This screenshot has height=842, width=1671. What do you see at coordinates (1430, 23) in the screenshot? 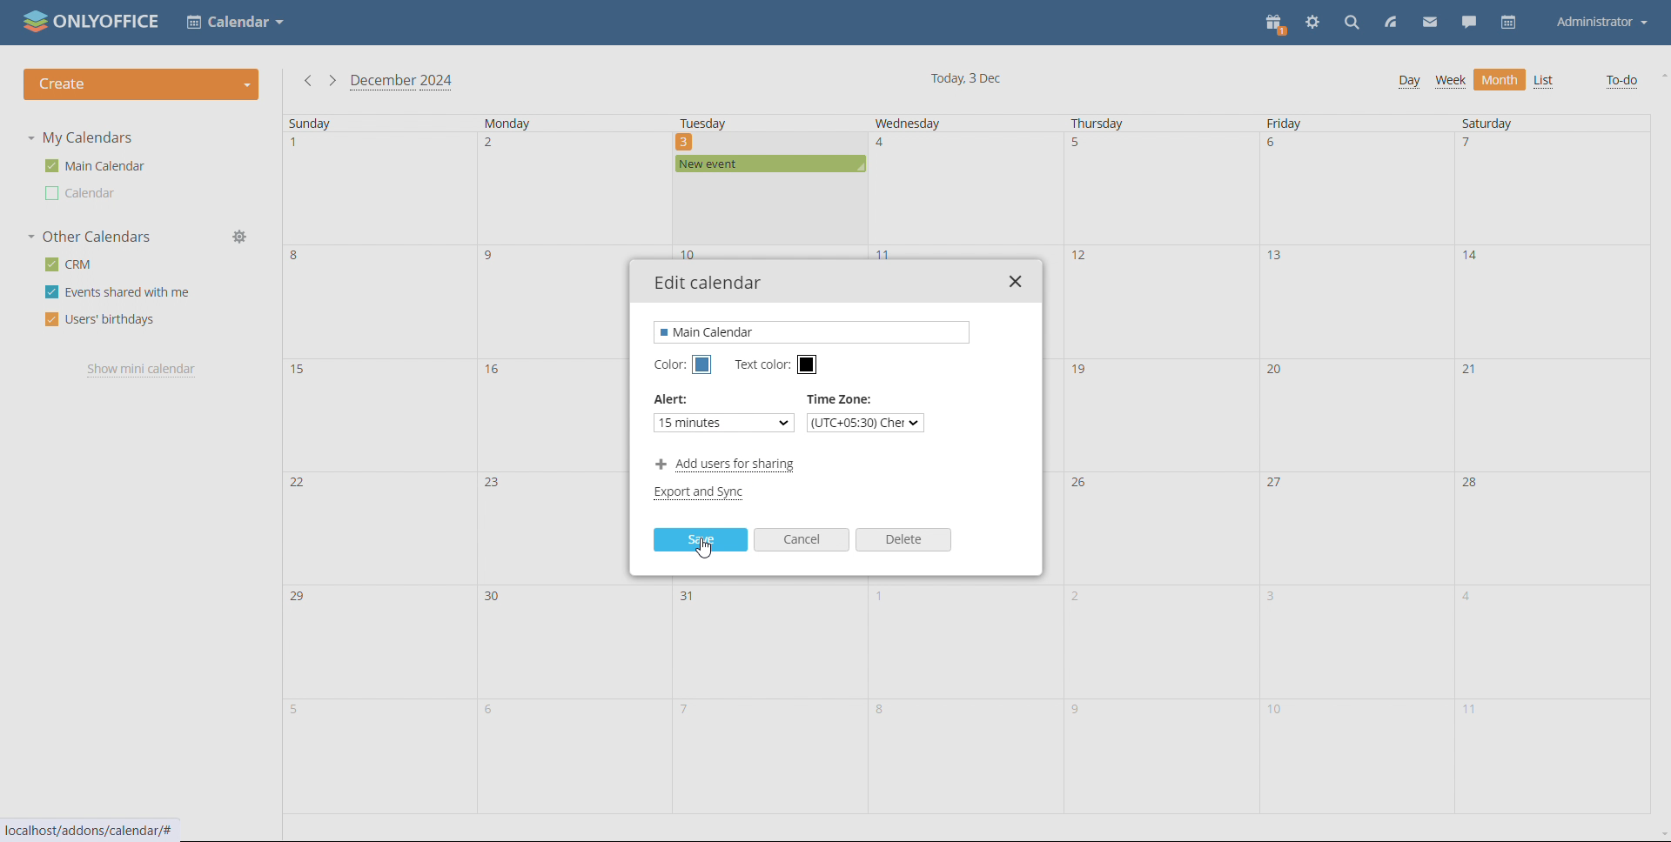
I see `mail` at bounding box center [1430, 23].